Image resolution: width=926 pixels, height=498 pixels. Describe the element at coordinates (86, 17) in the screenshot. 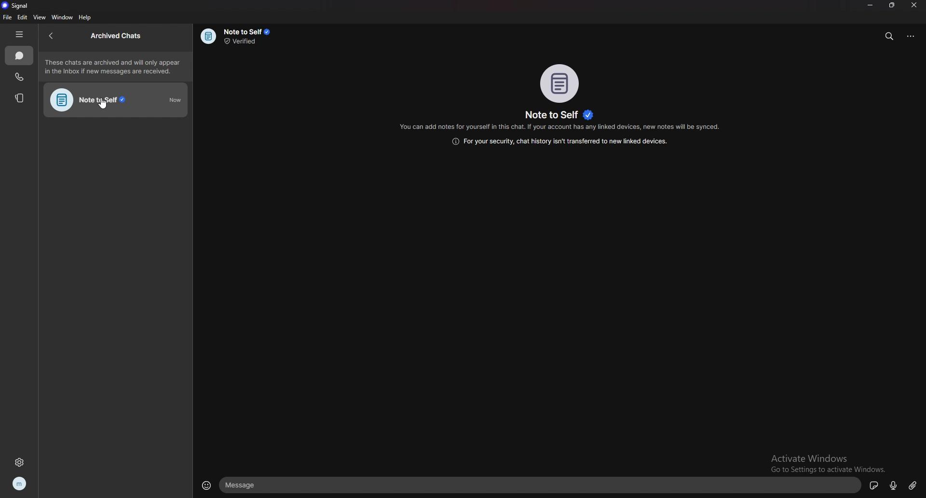

I see `help` at that location.